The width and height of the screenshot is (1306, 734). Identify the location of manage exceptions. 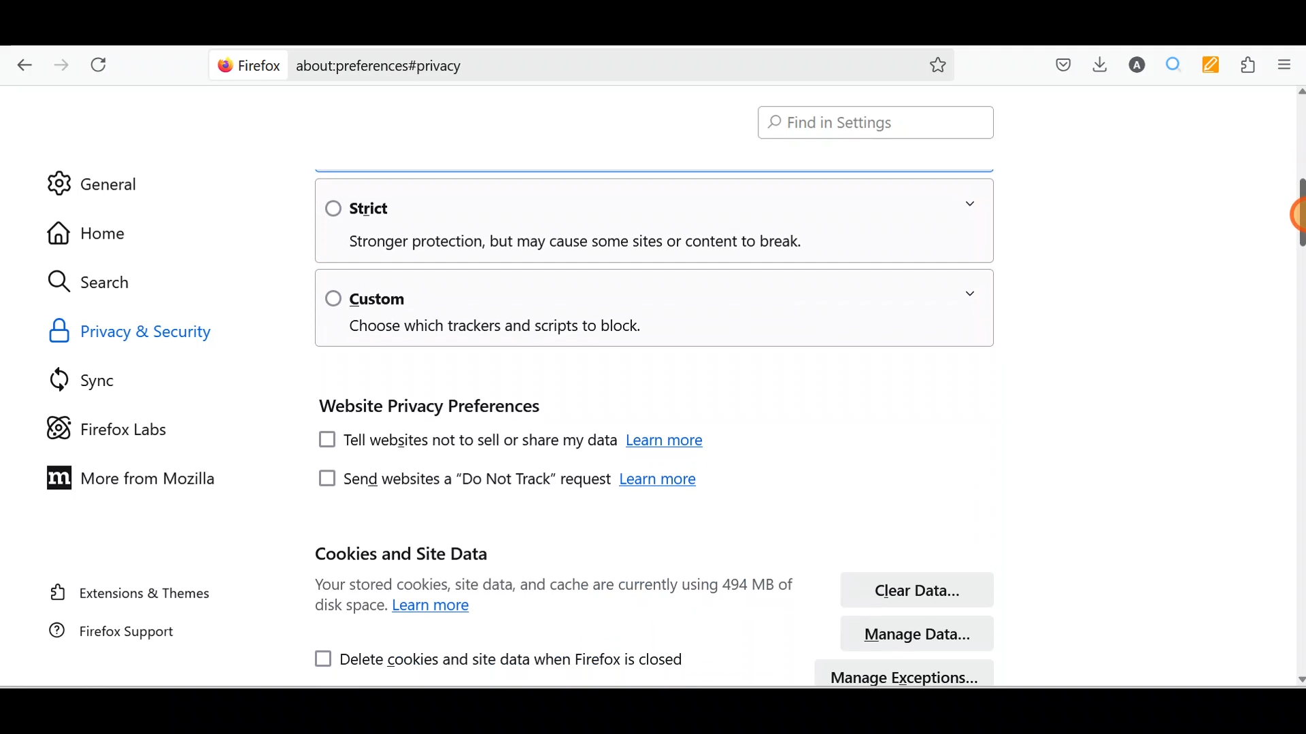
(906, 673).